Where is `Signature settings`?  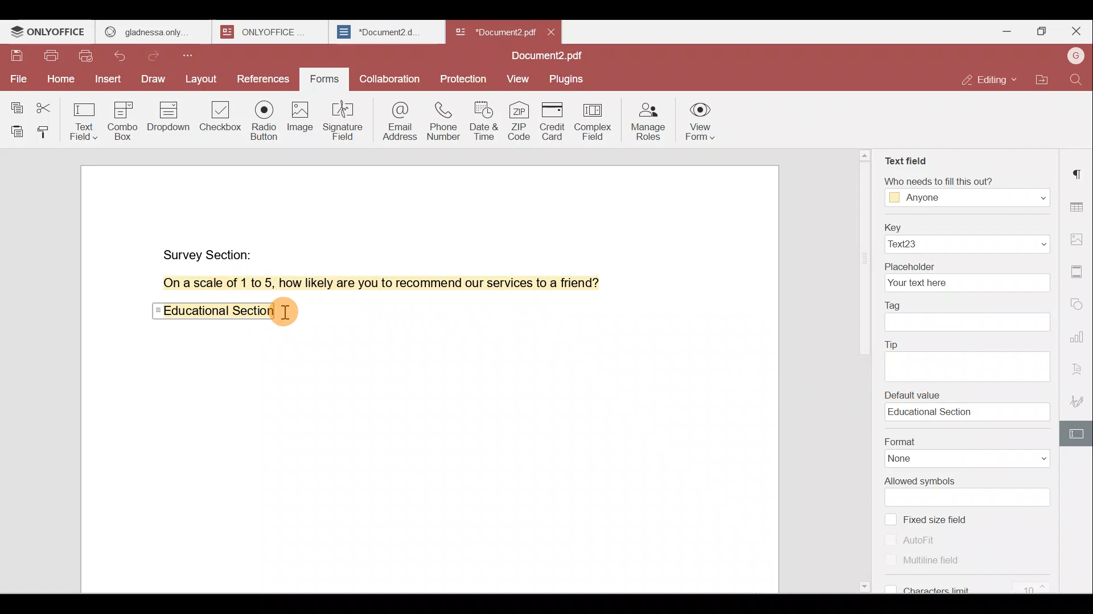
Signature settings is located at coordinates (1080, 400).